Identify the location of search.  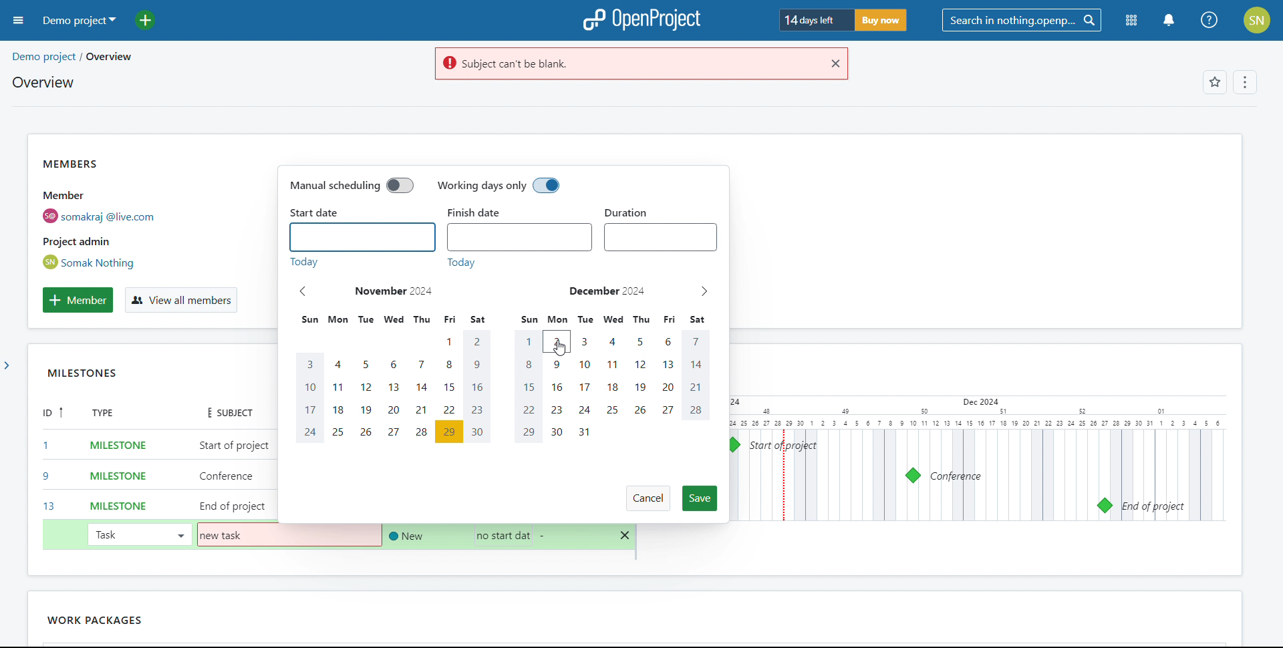
(1021, 21).